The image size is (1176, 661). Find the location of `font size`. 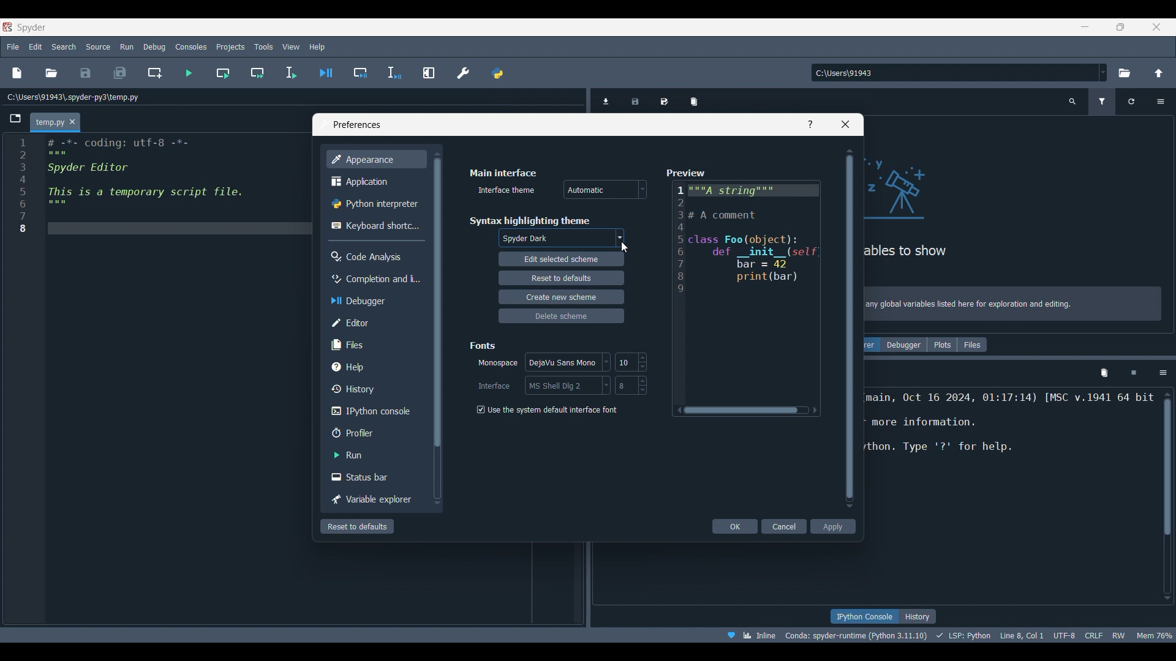

font size is located at coordinates (631, 362).